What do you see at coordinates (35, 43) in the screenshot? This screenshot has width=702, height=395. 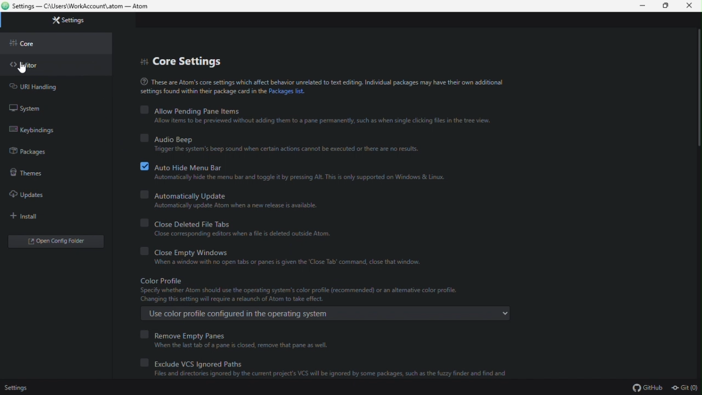 I see `Core ` at bounding box center [35, 43].